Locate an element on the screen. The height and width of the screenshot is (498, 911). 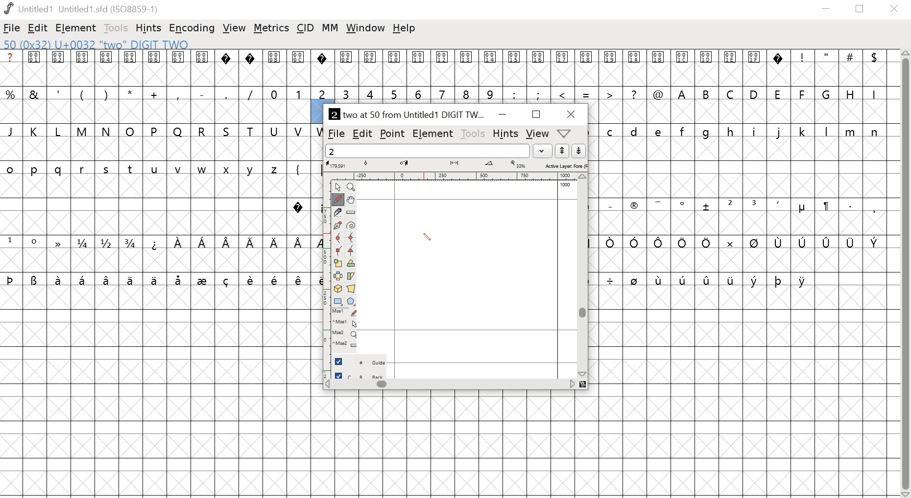
hints is located at coordinates (505, 133).